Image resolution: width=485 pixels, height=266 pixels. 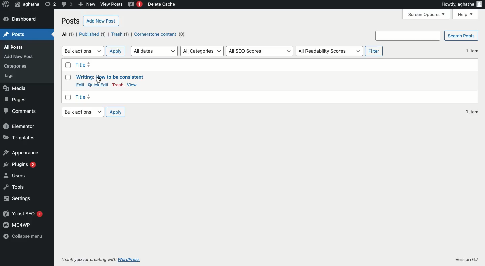 What do you see at coordinates (100, 21) in the screenshot?
I see `Add new post` at bounding box center [100, 21].